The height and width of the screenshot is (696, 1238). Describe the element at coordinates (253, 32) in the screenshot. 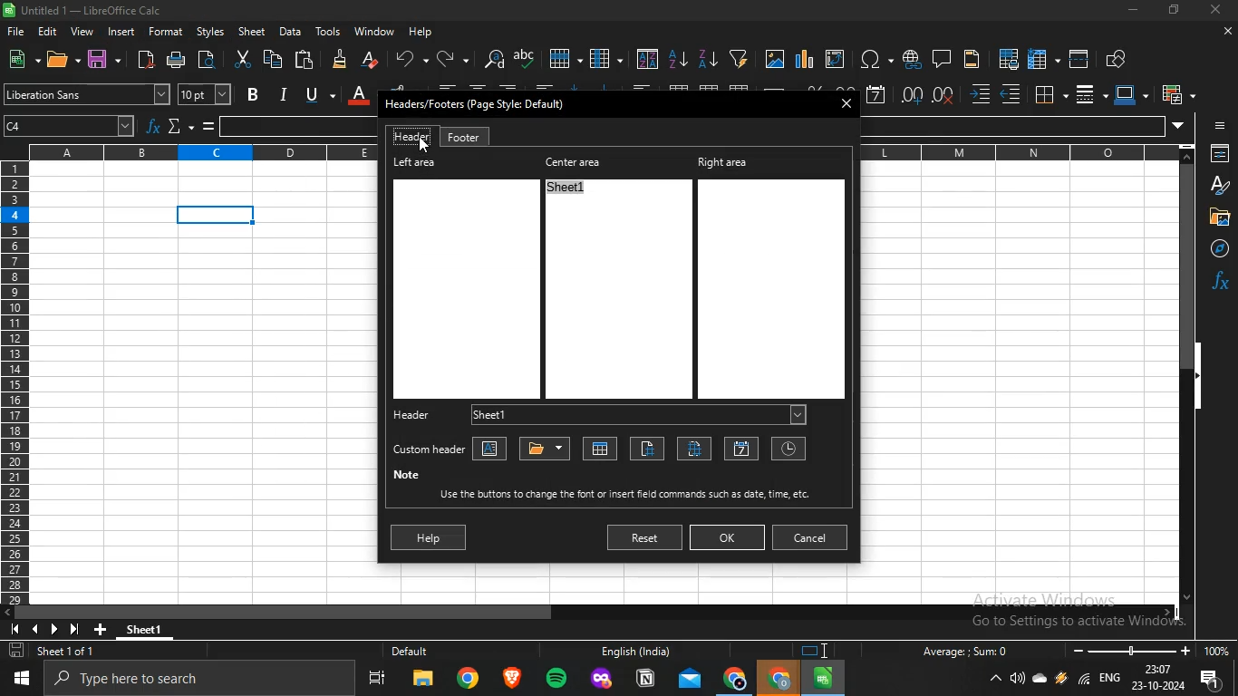

I see `sheet` at that location.